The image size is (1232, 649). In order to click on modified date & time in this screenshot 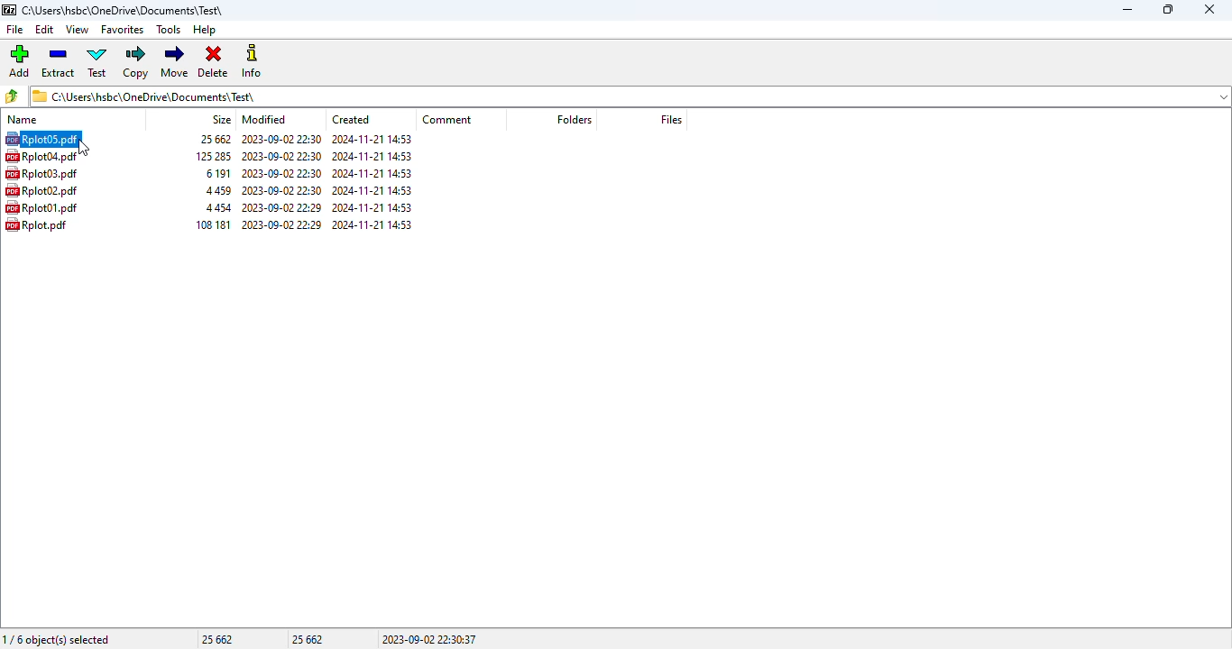, I will do `click(281, 173)`.